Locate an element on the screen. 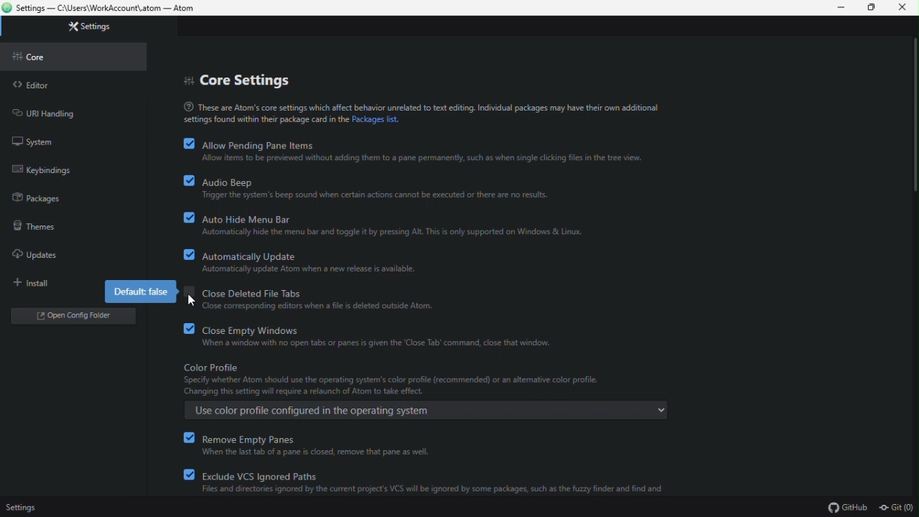 The image size is (919, 517). checkbox is located at coordinates (188, 180).